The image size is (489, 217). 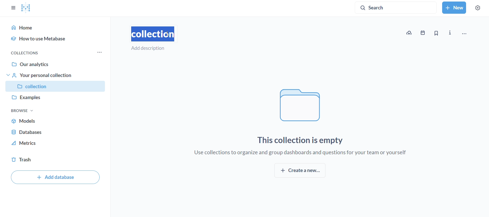 I want to click on more, so click(x=101, y=52).